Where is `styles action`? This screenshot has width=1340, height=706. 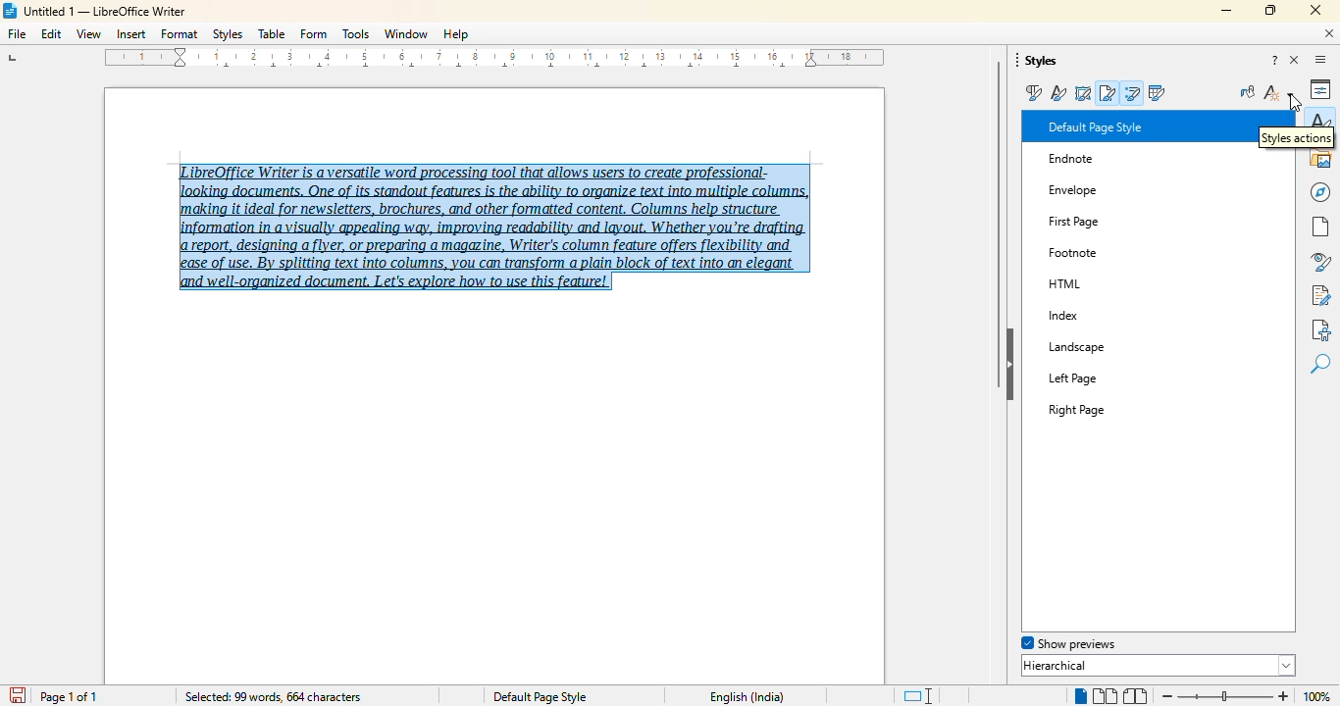 styles action is located at coordinates (1280, 92).